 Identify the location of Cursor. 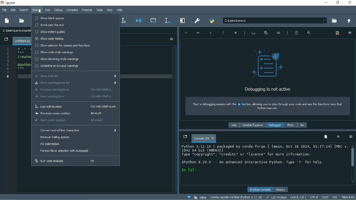
(40, 11).